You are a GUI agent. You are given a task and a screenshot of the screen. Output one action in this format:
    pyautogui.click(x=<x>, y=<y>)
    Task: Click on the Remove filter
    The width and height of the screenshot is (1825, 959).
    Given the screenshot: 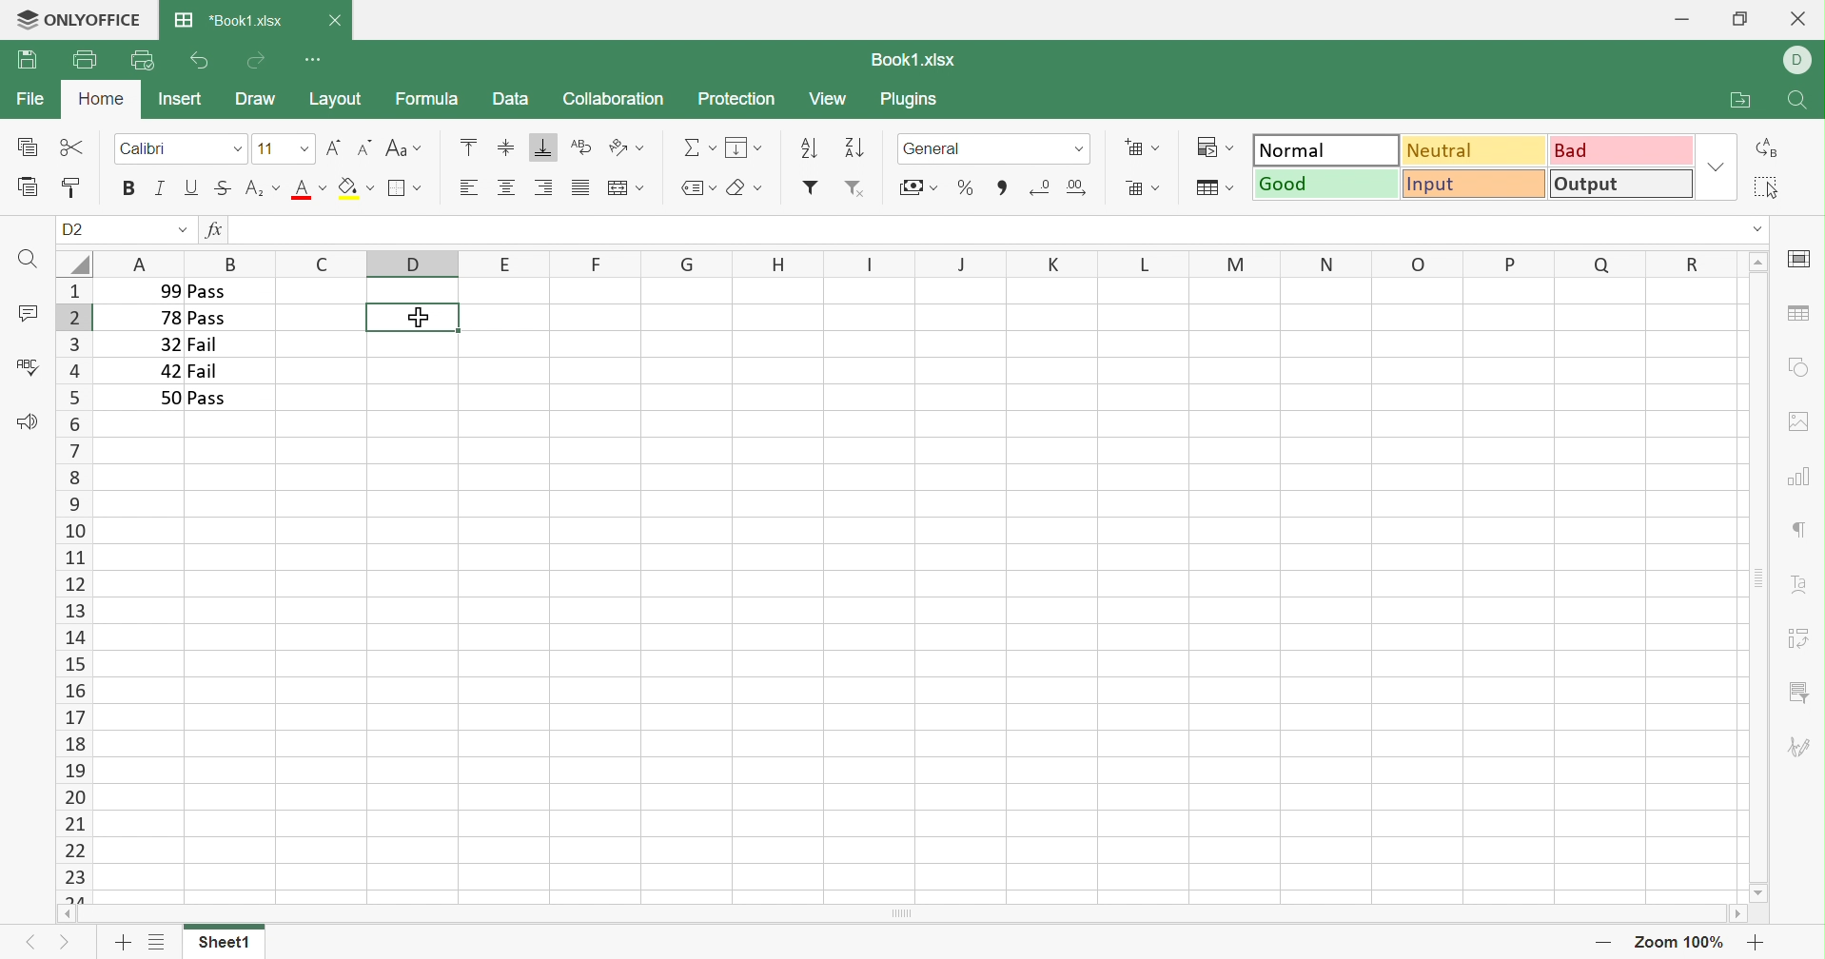 What is the action you would take?
    pyautogui.click(x=854, y=188)
    